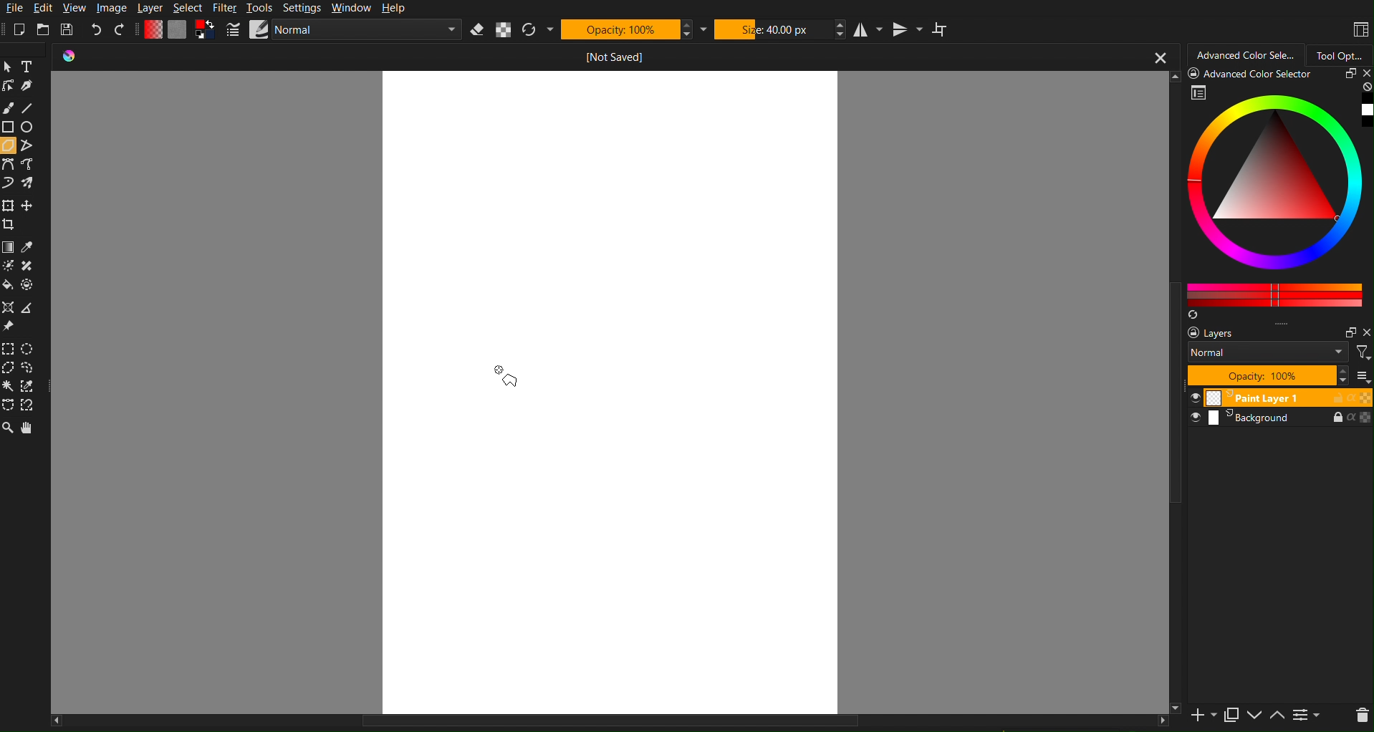 The width and height of the screenshot is (1374, 732). Describe the element at coordinates (29, 126) in the screenshot. I see `ellipse tool` at that location.